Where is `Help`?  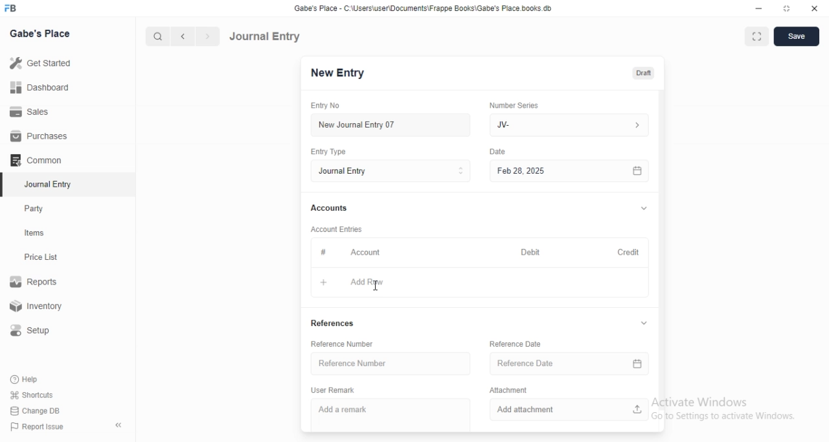 Help is located at coordinates (27, 379).